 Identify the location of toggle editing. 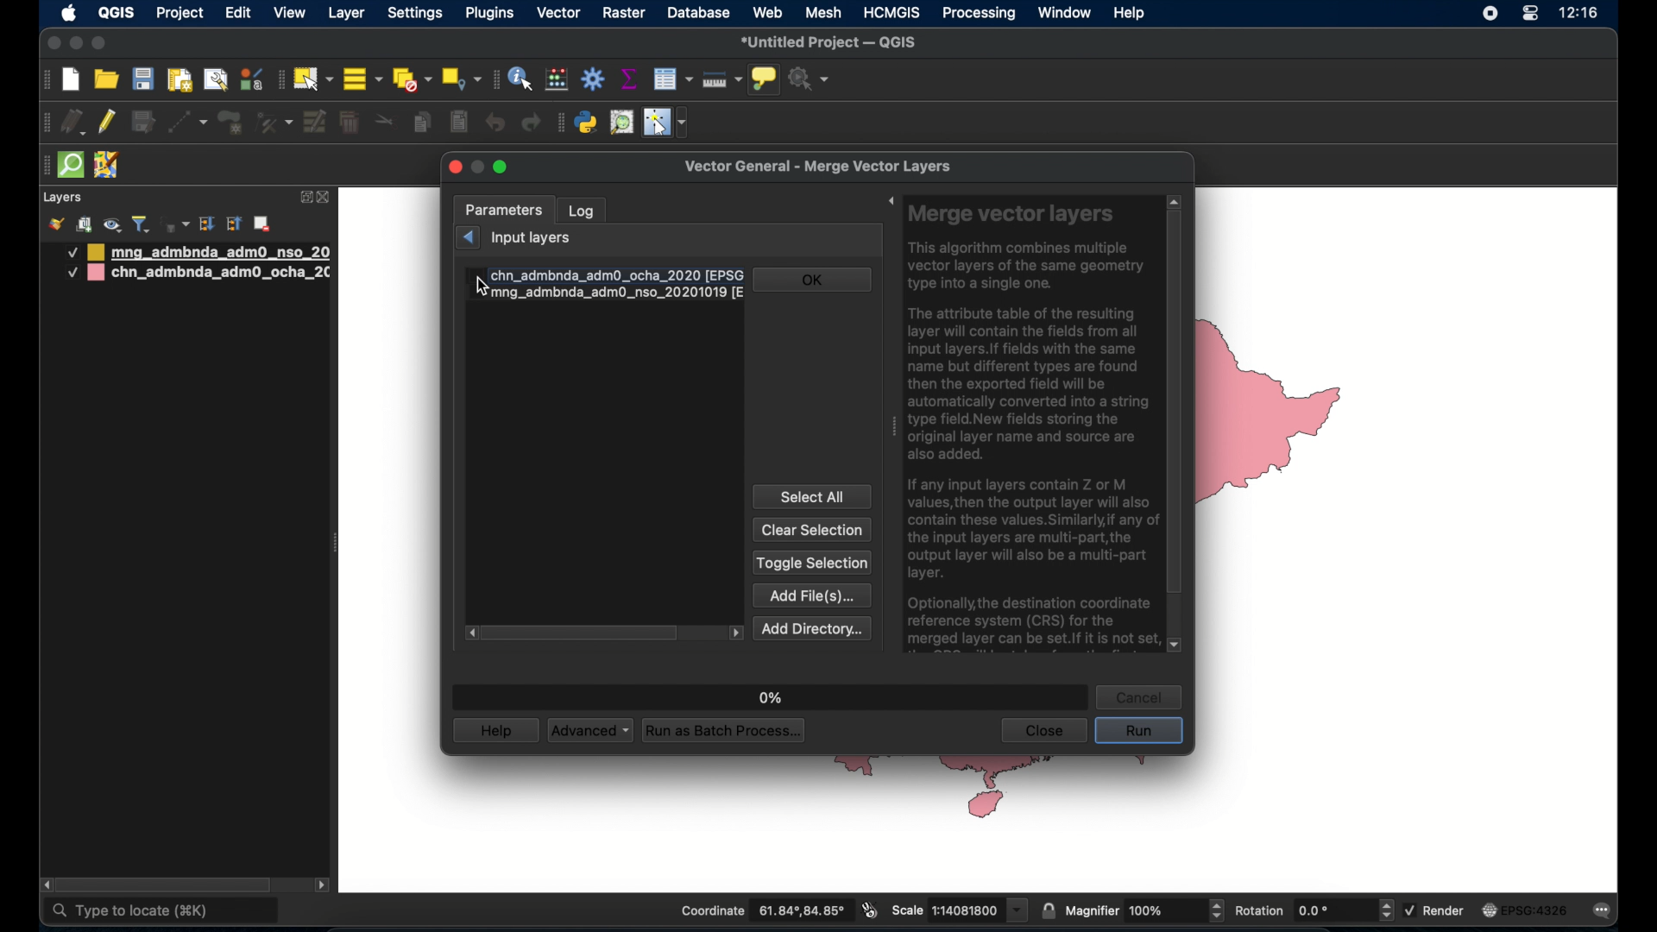
(108, 123).